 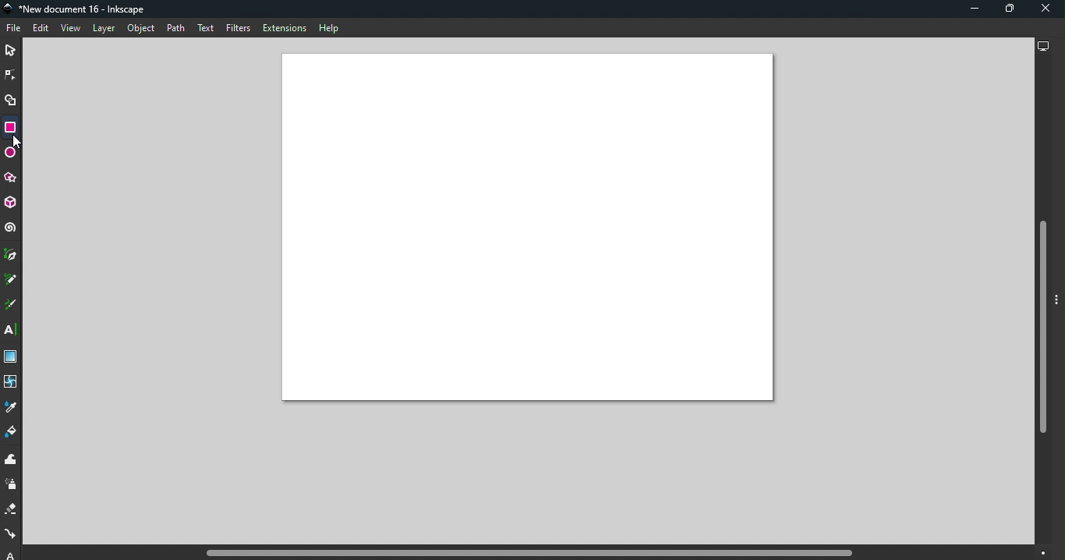 I want to click on Close, so click(x=1046, y=9).